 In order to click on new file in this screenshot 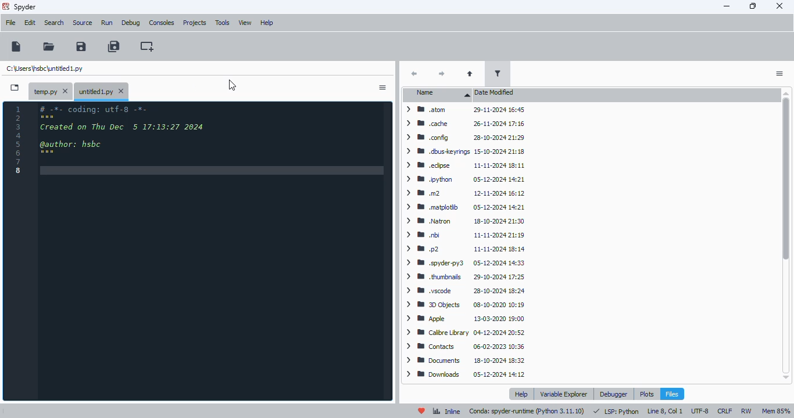, I will do `click(17, 46)`.